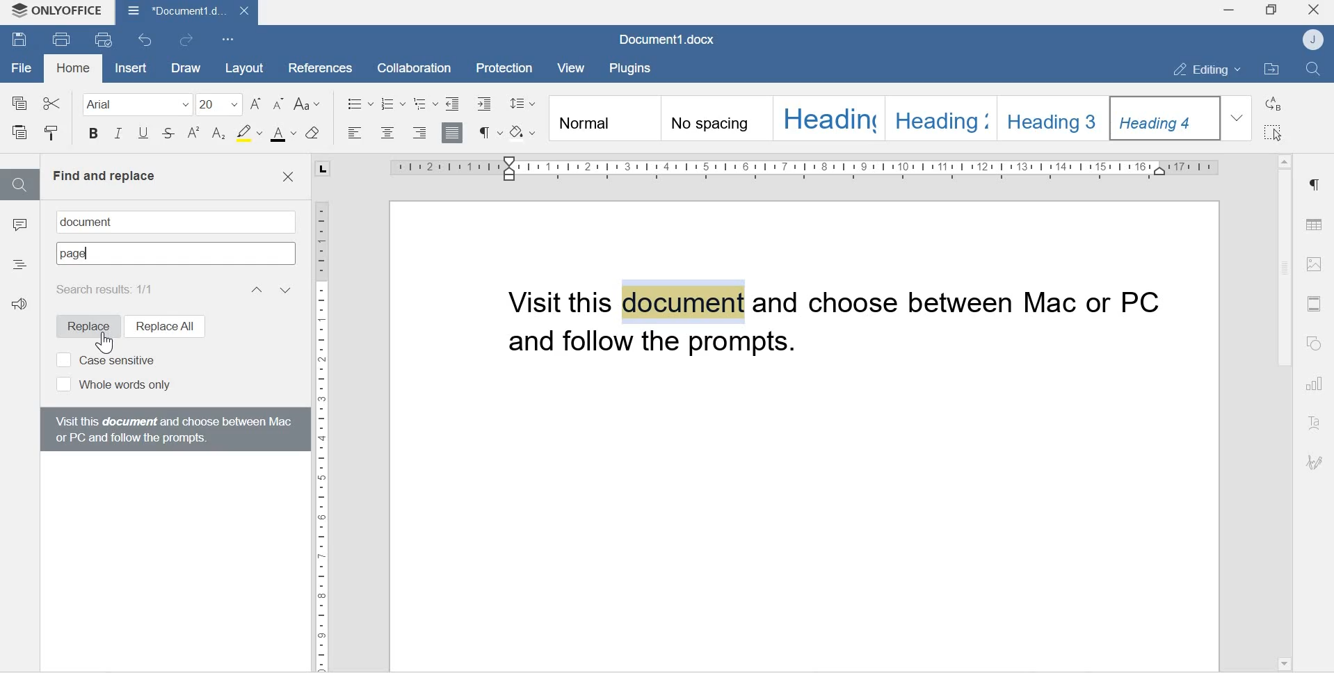 The height and width of the screenshot is (673, 1334). What do you see at coordinates (506, 67) in the screenshot?
I see `Protection` at bounding box center [506, 67].